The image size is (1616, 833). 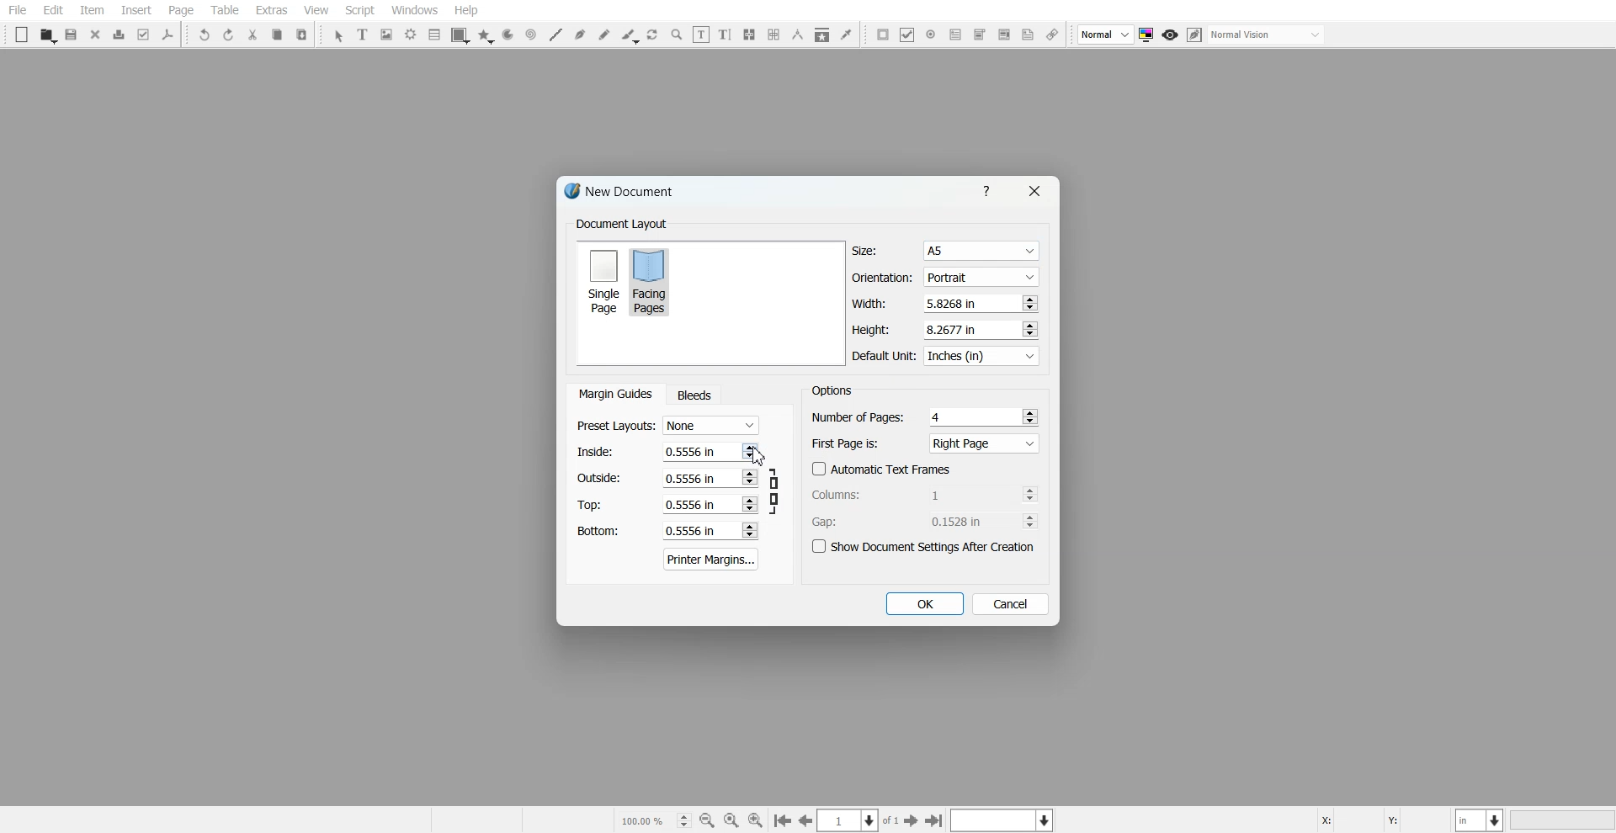 What do you see at coordinates (979, 34) in the screenshot?
I see `PDF Combo Box` at bounding box center [979, 34].